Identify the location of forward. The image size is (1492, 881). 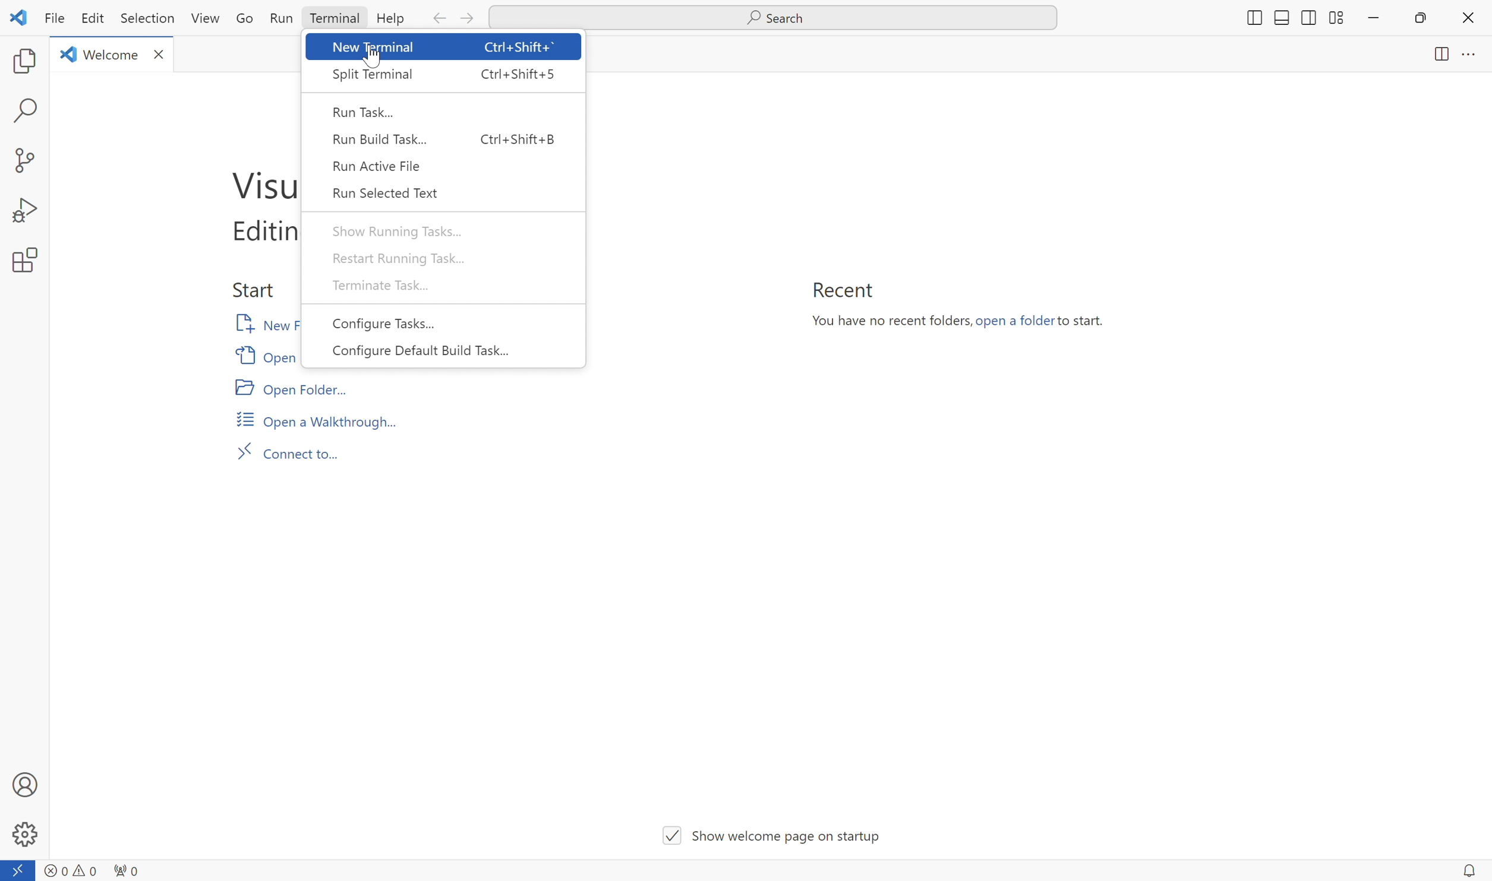
(469, 19).